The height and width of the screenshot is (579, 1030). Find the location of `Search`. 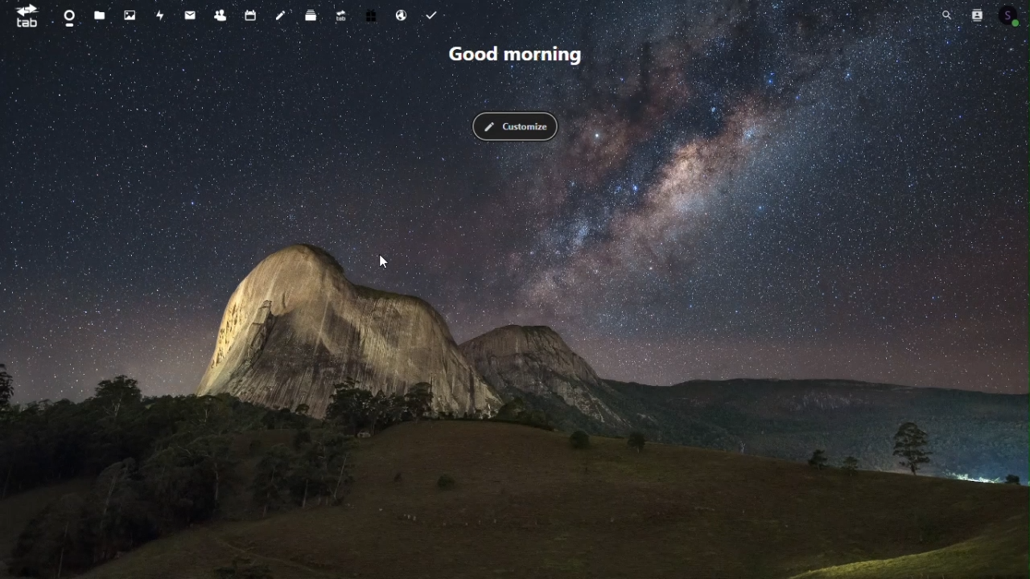

Search is located at coordinates (948, 15).